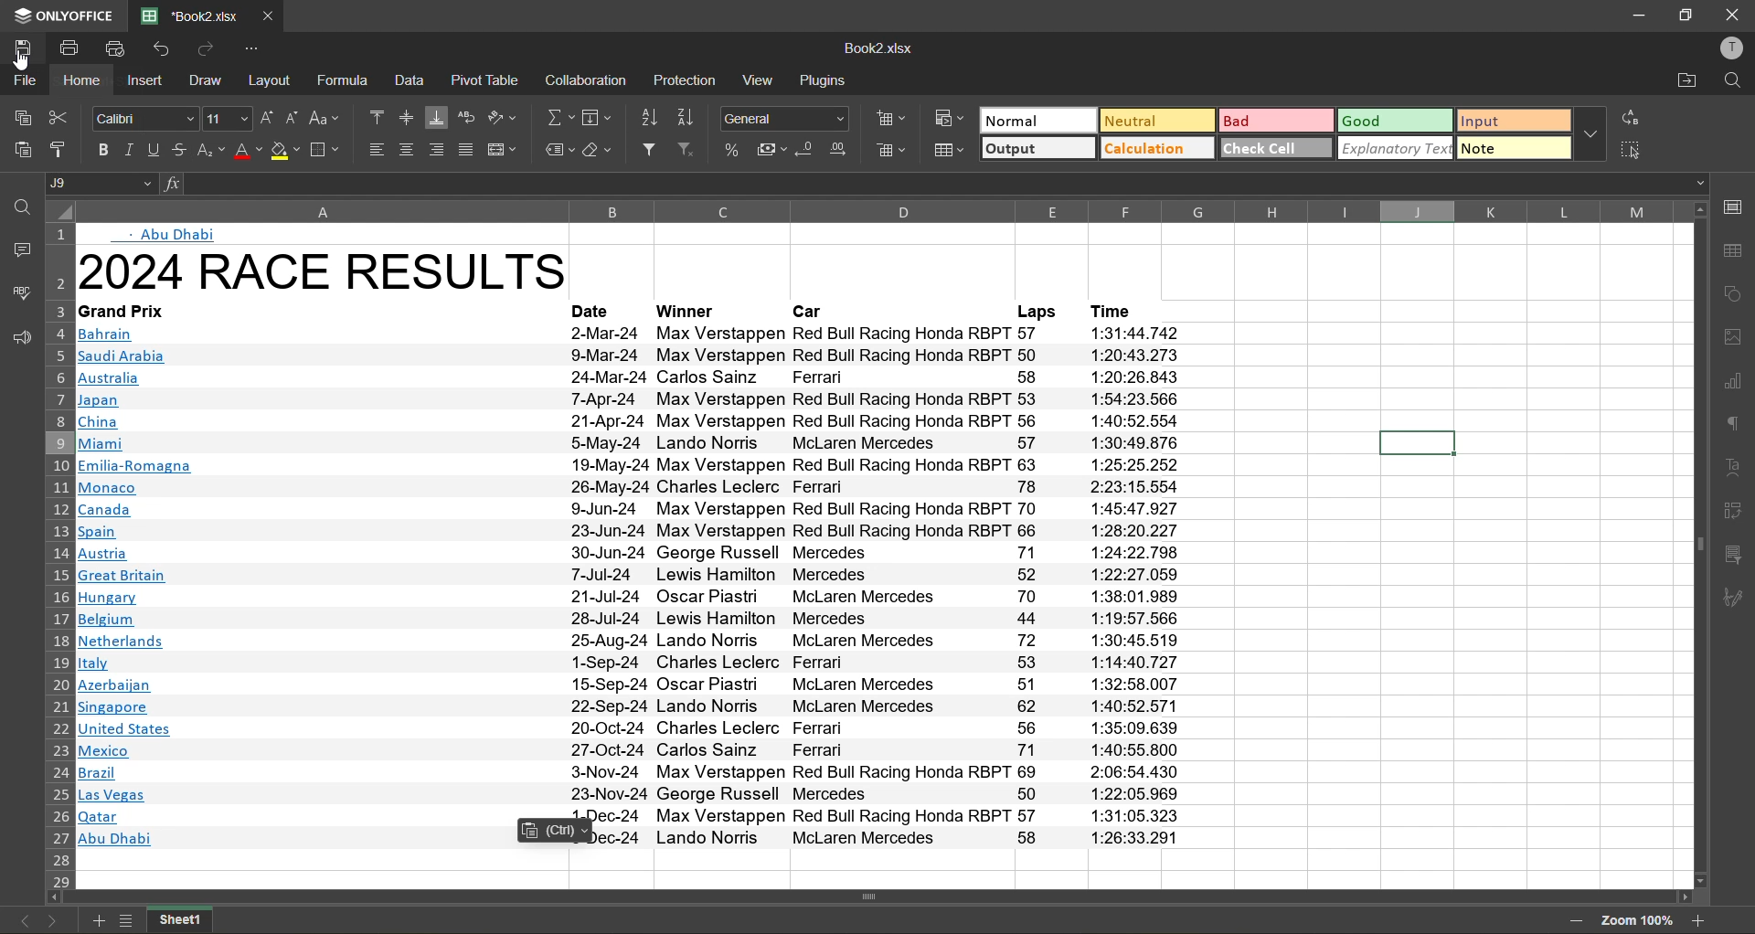 Image resolution: width=1755 pixels, height=934 pixels. What do you see at coordinates (163, 48) in the screenshot?
I see `undo` at bounding box center [163, 48].